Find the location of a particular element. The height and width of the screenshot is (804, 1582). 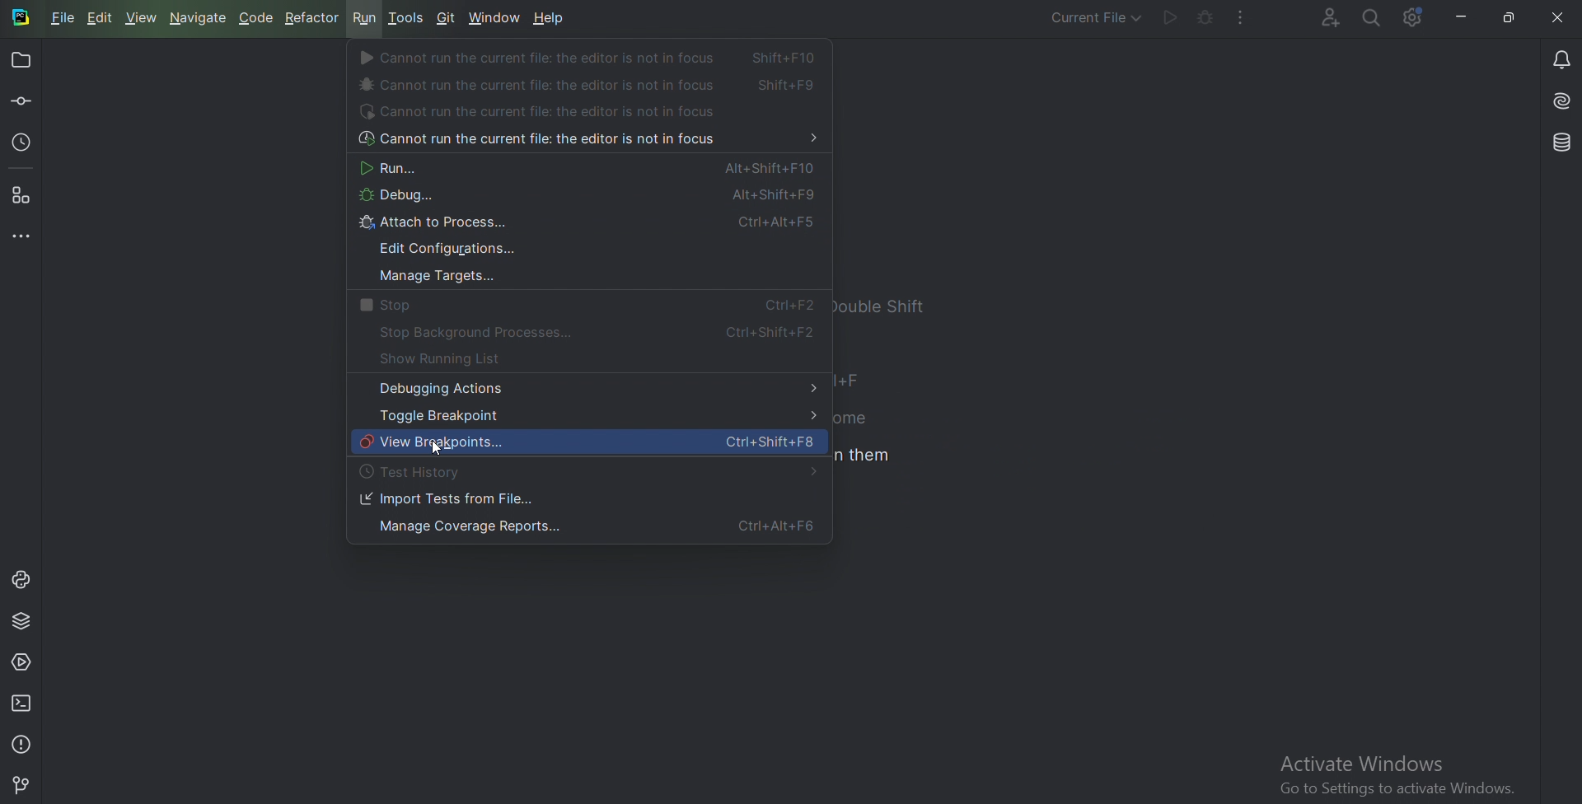

Run is located at coordinates (583, 169).